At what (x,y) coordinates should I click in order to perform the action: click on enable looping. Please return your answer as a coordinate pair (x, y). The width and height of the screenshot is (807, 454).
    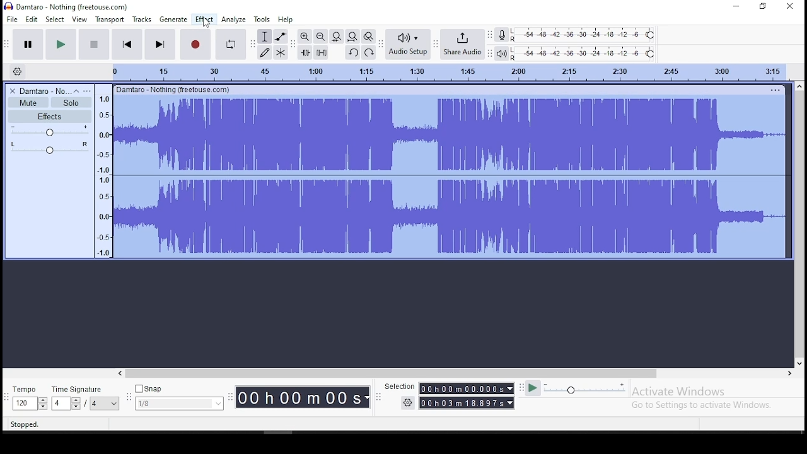
    Looking at the image, I should click on (229, 45).